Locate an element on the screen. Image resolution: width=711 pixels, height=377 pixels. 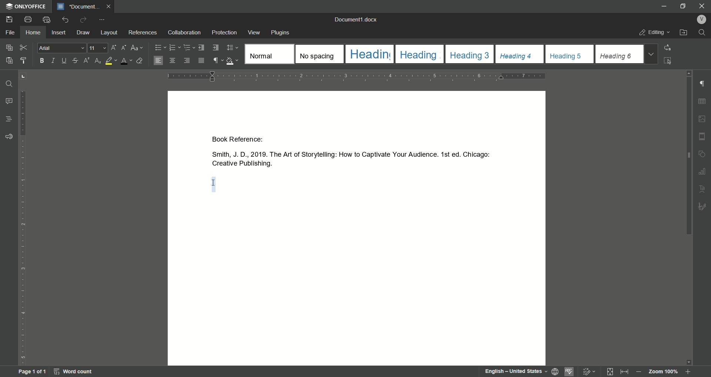
fit to width is located at coordinates (624, 372).